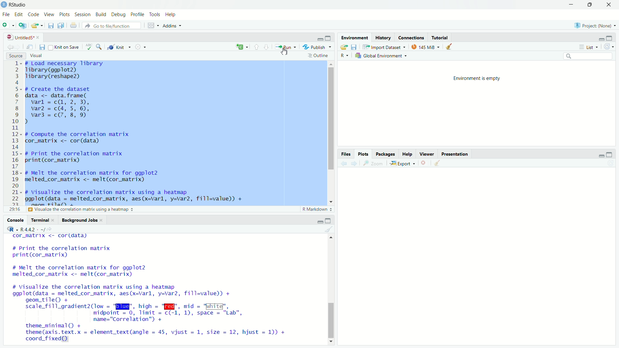 Image resolution: width=619 pixels, height=348 pixels. What do you see at coordinates (408, 154) in the screenshot?
I see `help` at bounding box center [408, 154].